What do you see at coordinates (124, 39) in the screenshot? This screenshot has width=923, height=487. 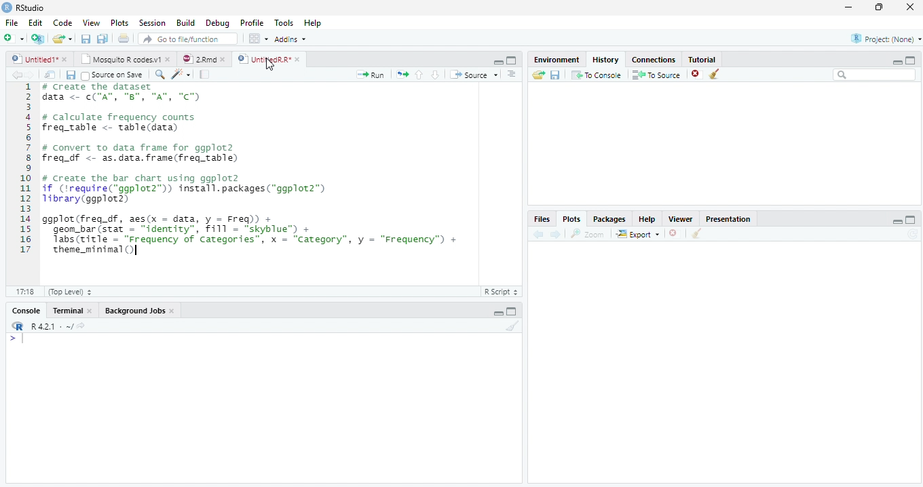 I see `Print` at bounding box center [124, 39].